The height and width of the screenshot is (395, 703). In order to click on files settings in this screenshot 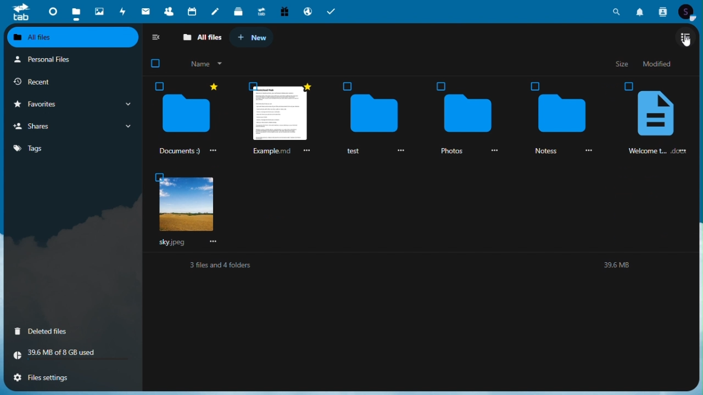, I will do `click(63, 378)`.